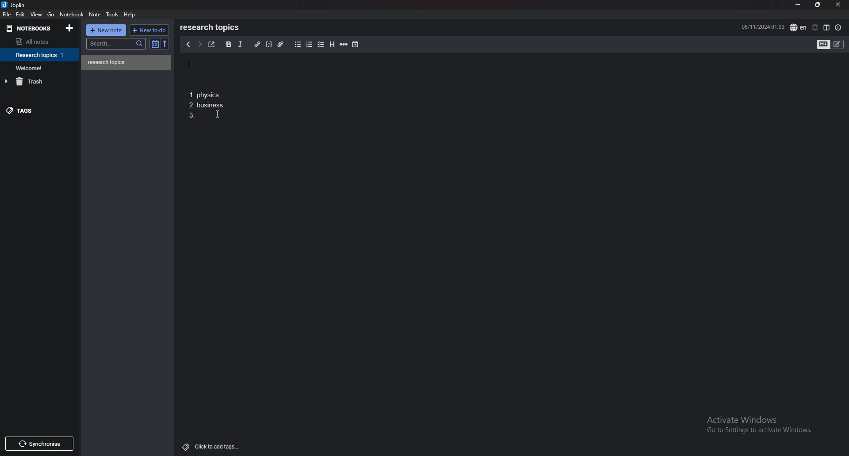 The image size is (849, 456). Describe the element at coordinates (310, 45) in the screenshot. I see `numbered list` at that location.